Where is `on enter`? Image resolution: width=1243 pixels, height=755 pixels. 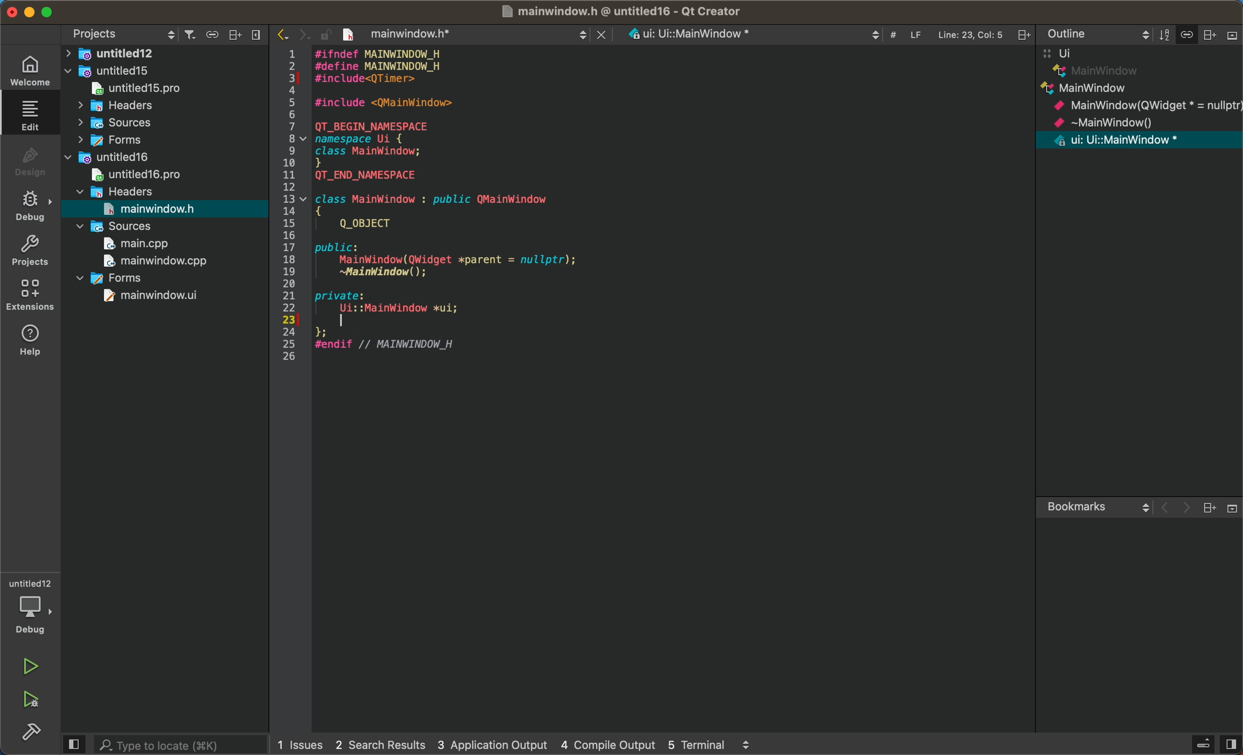 on enter is located at coordinates (405, 321).